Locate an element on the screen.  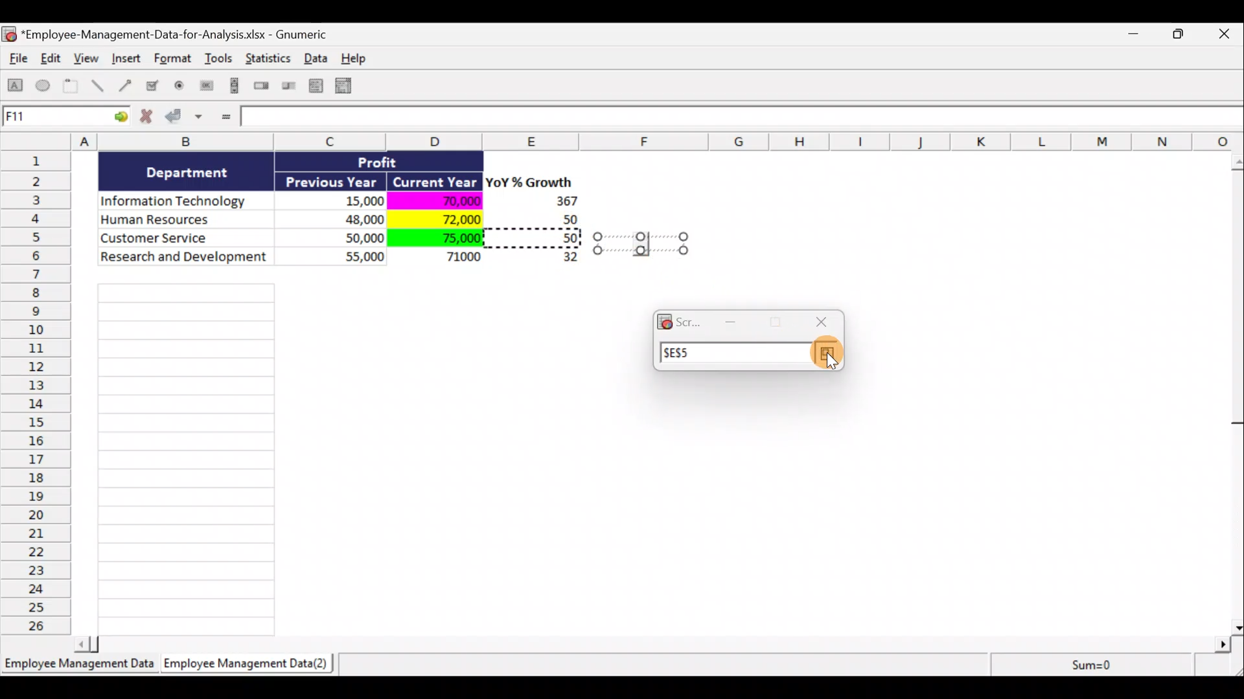
Data is located at coordinates (341, 219).